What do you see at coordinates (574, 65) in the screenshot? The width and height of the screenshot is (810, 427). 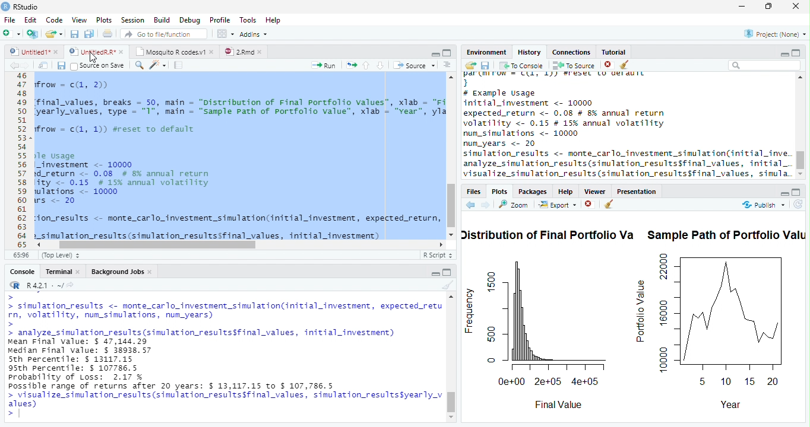 I see `To Source` at bounding box center [574, 65].